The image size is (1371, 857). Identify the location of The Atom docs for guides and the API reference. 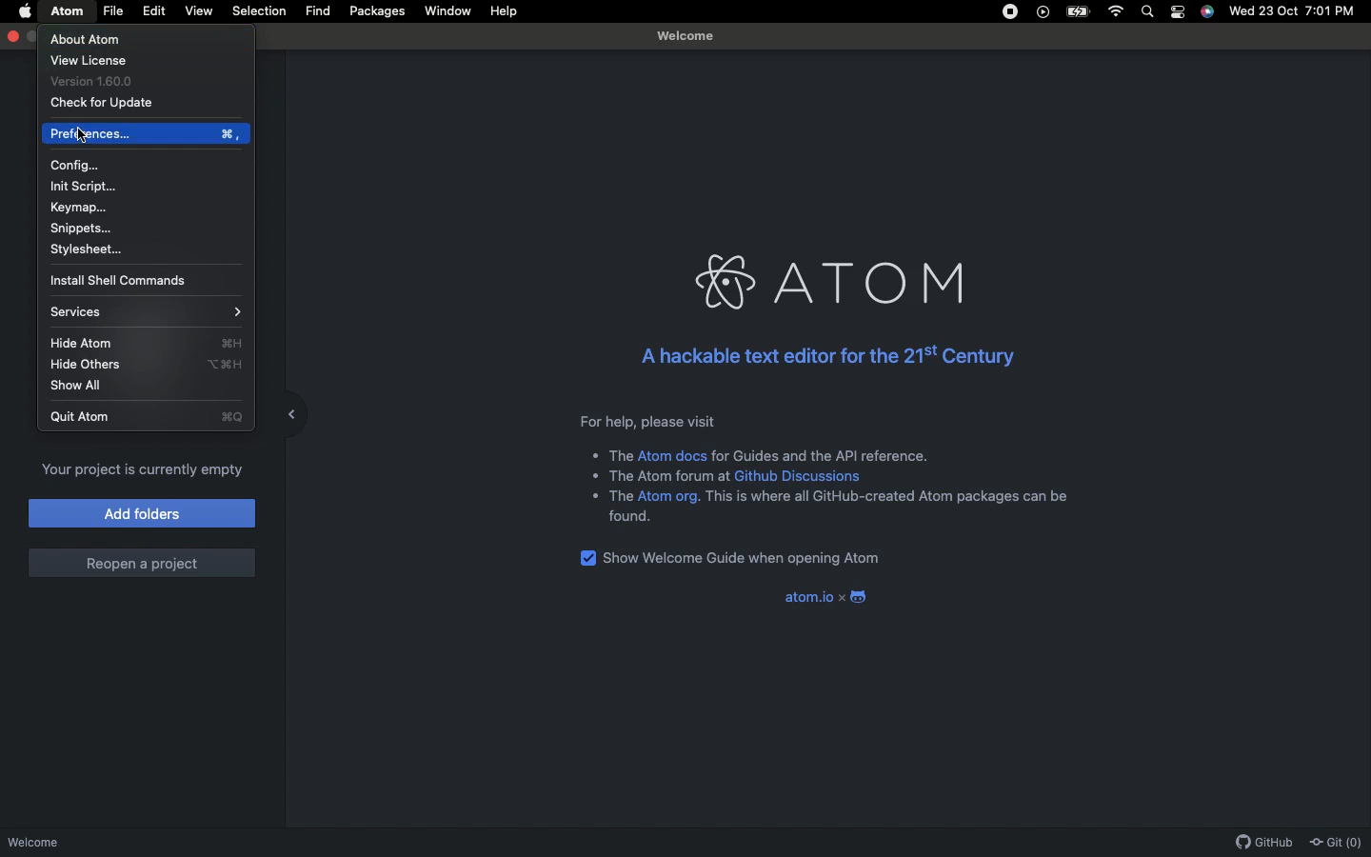
(762, 457).